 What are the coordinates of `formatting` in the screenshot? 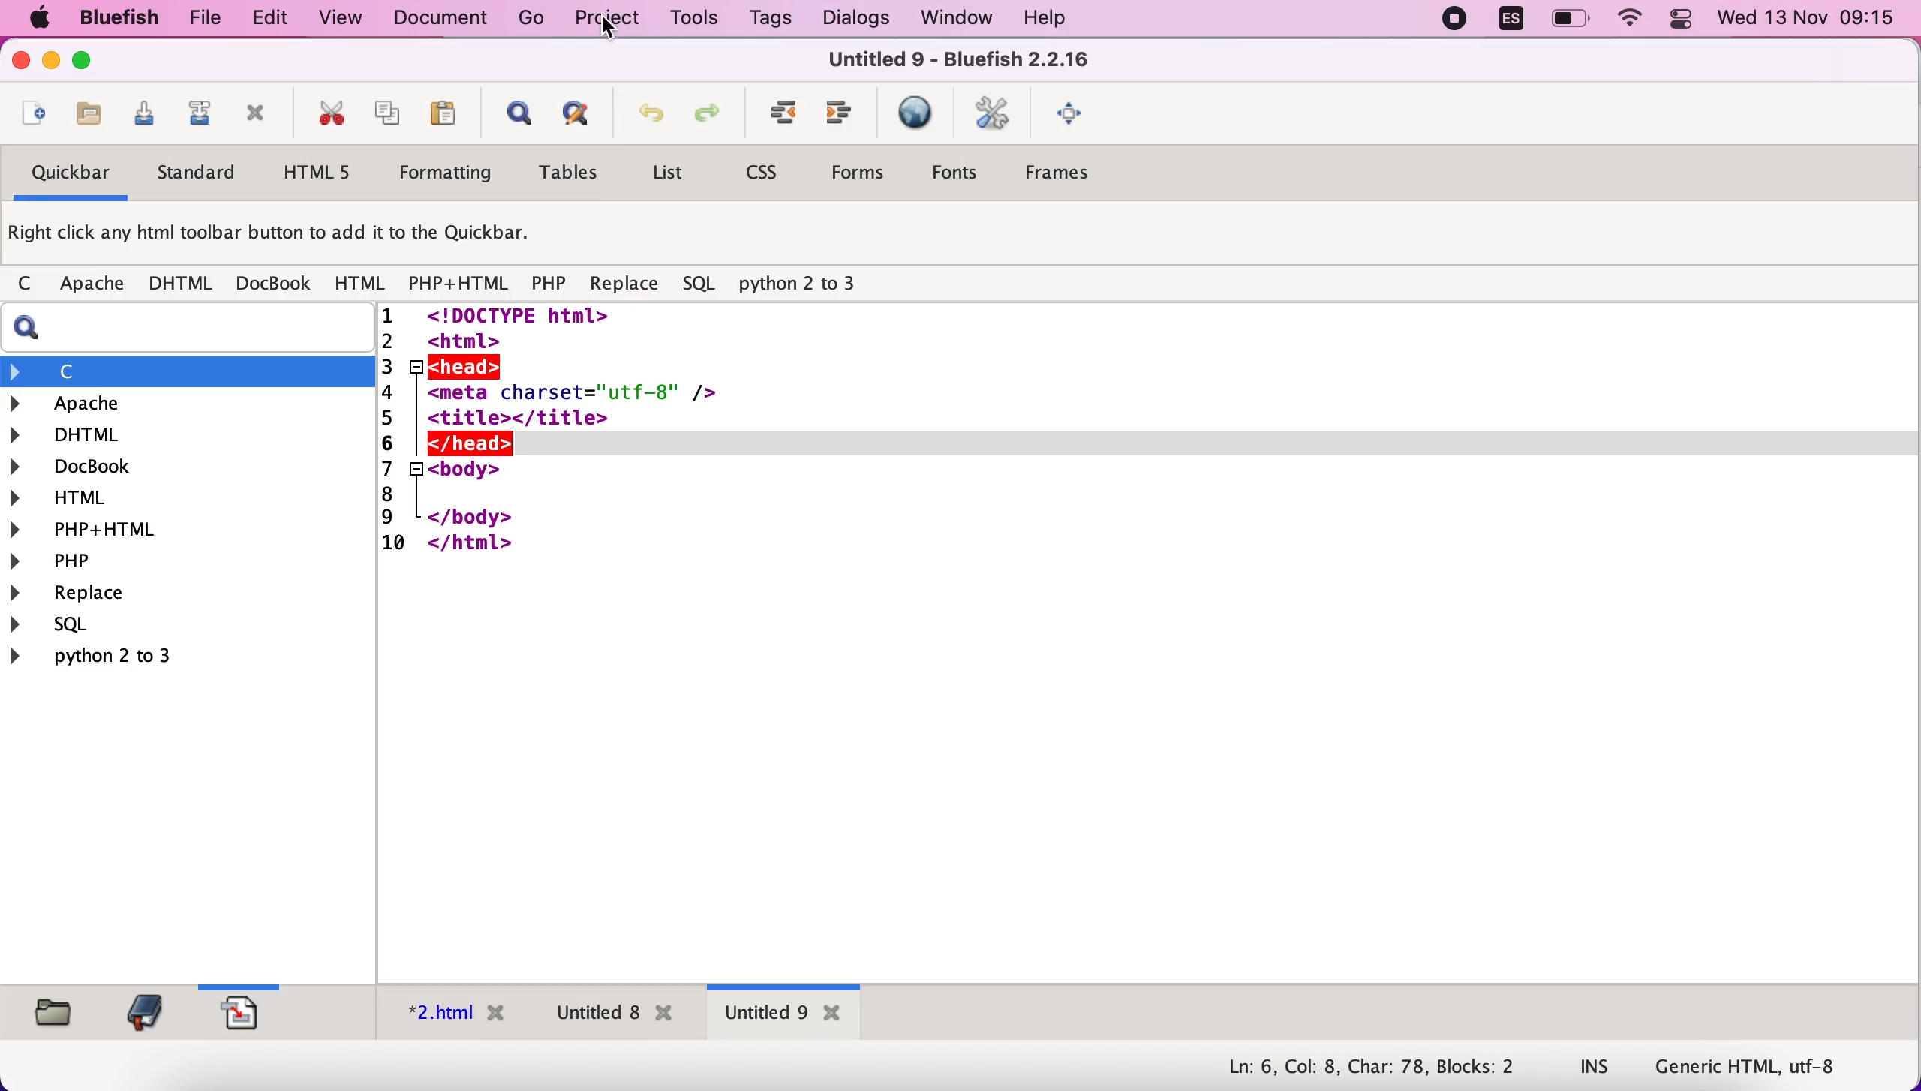 It's located at (448, 176).